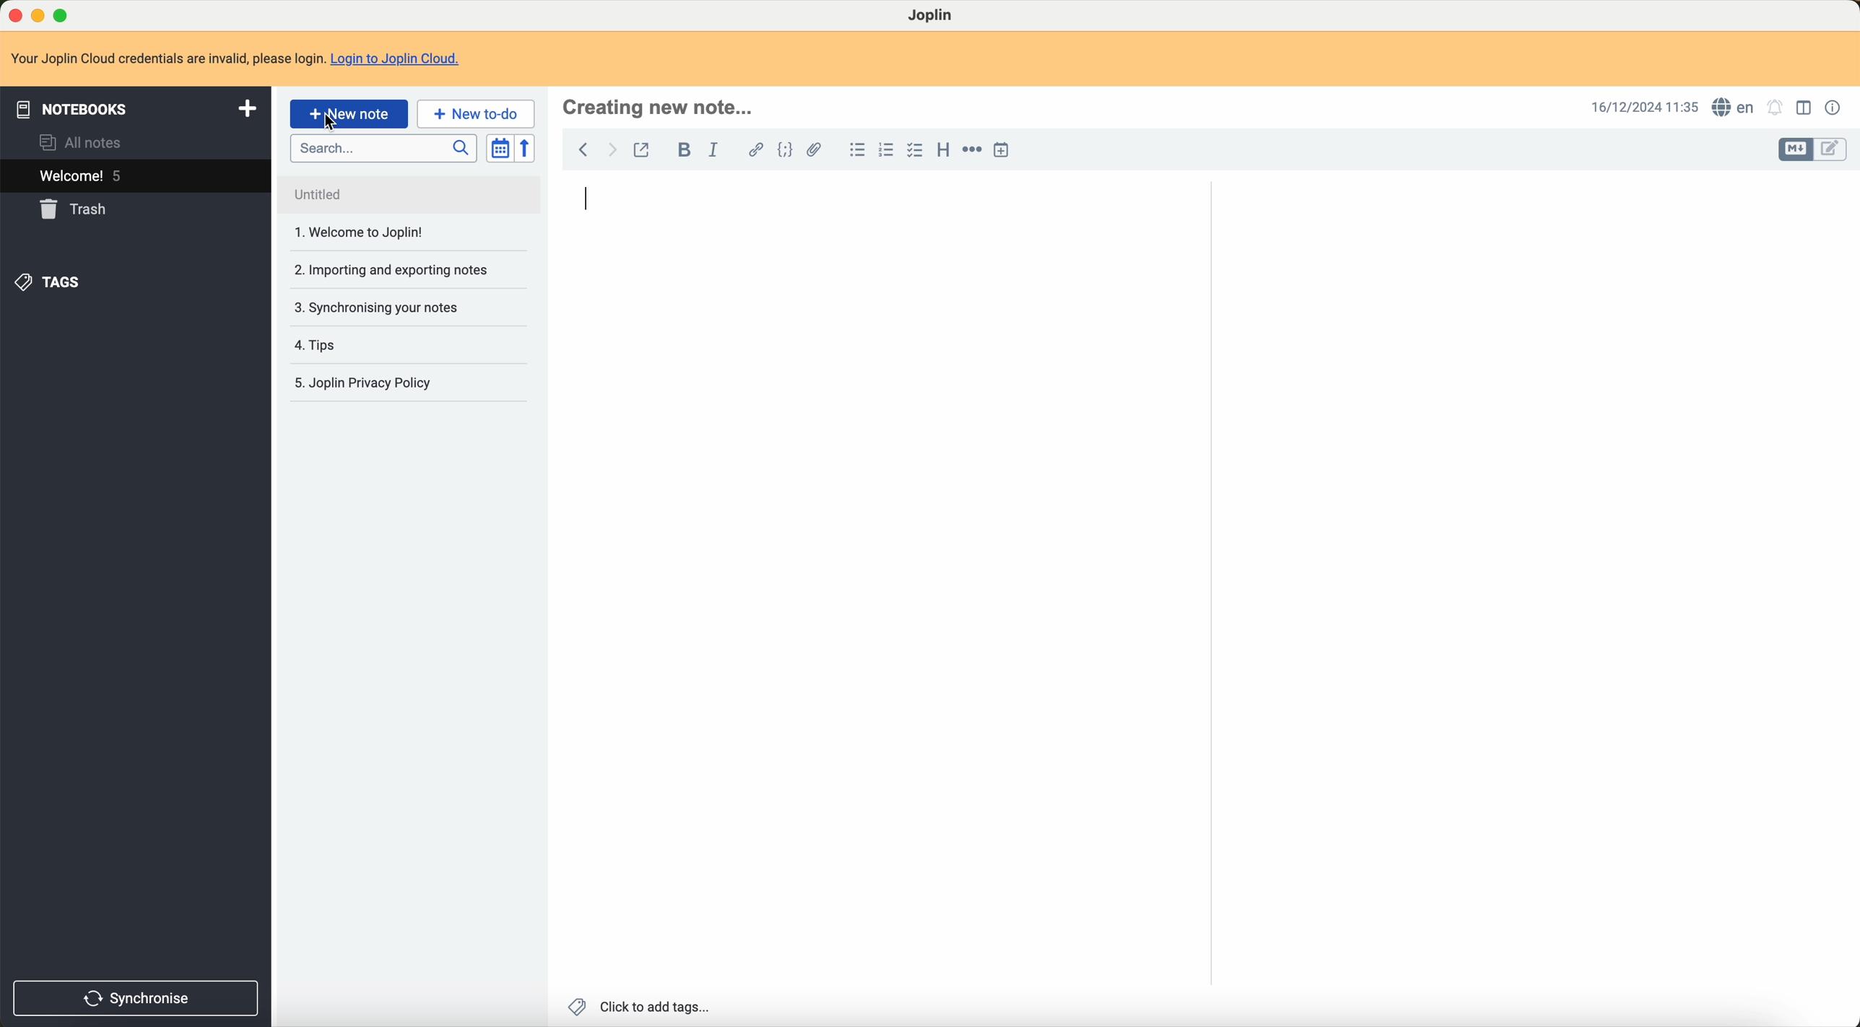  Describe the element at coordinates (64, 13) in the screenshot. I see `maximize` at that location.